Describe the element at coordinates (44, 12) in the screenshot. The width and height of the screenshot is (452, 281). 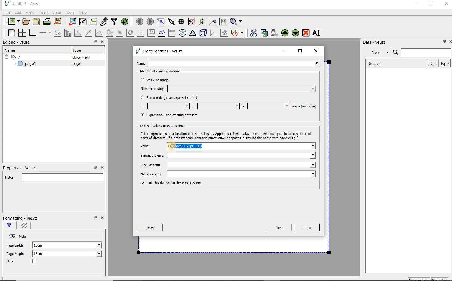
I see `Insert` at that location.